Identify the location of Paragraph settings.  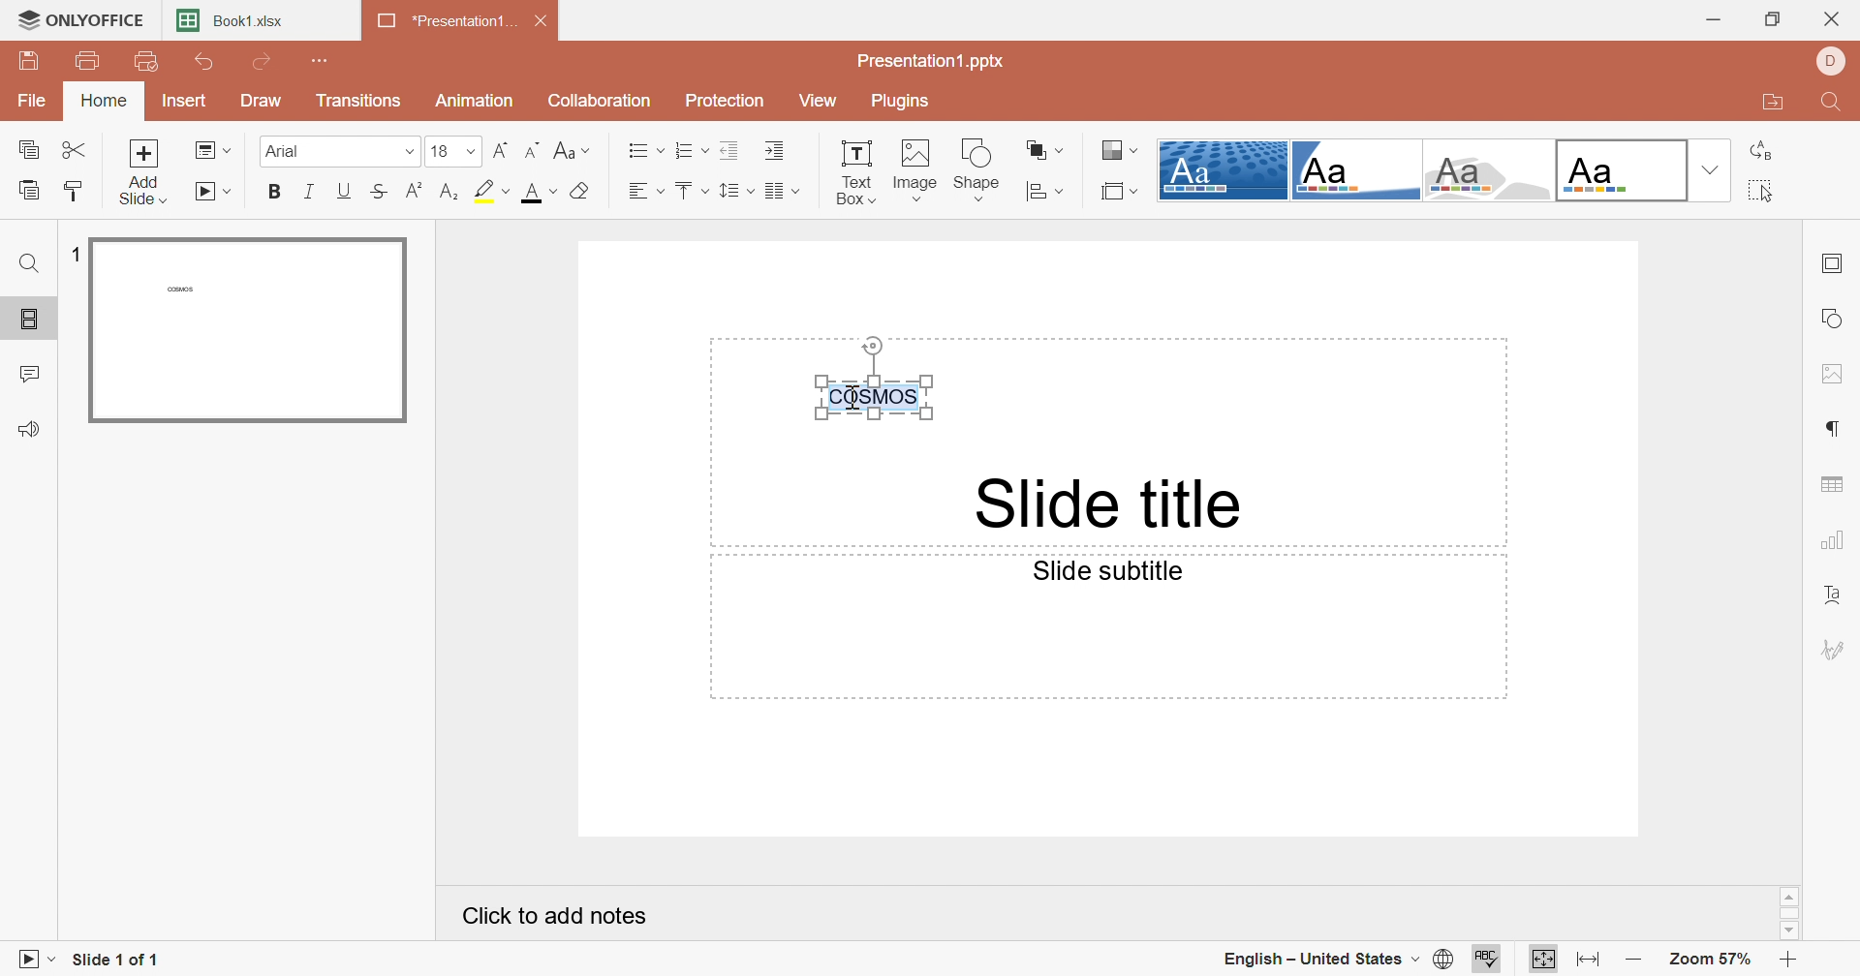
(1837, 431).